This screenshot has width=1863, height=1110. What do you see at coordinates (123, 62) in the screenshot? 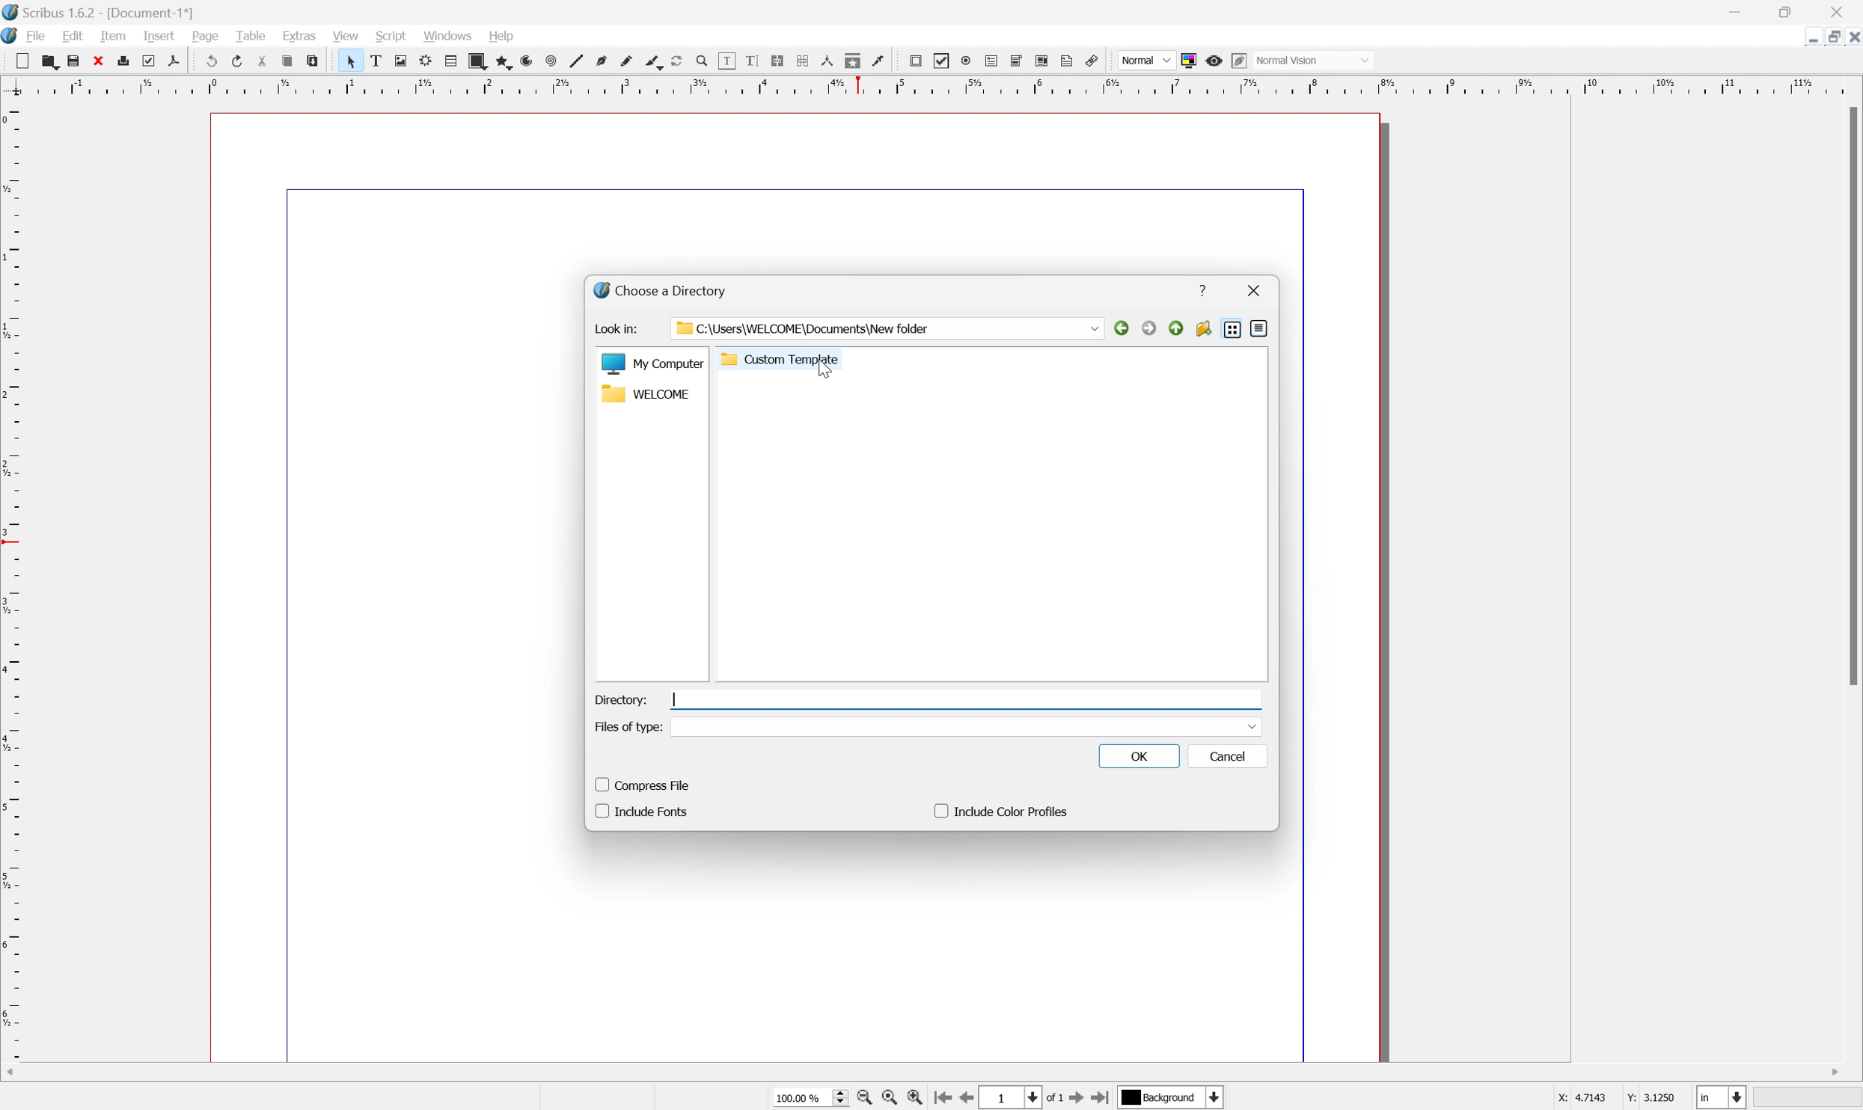
I see `print` at bounding box center [123, 62].